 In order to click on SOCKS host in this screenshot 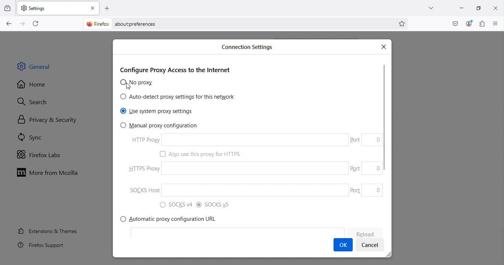, I will do `click(255, 191)`.